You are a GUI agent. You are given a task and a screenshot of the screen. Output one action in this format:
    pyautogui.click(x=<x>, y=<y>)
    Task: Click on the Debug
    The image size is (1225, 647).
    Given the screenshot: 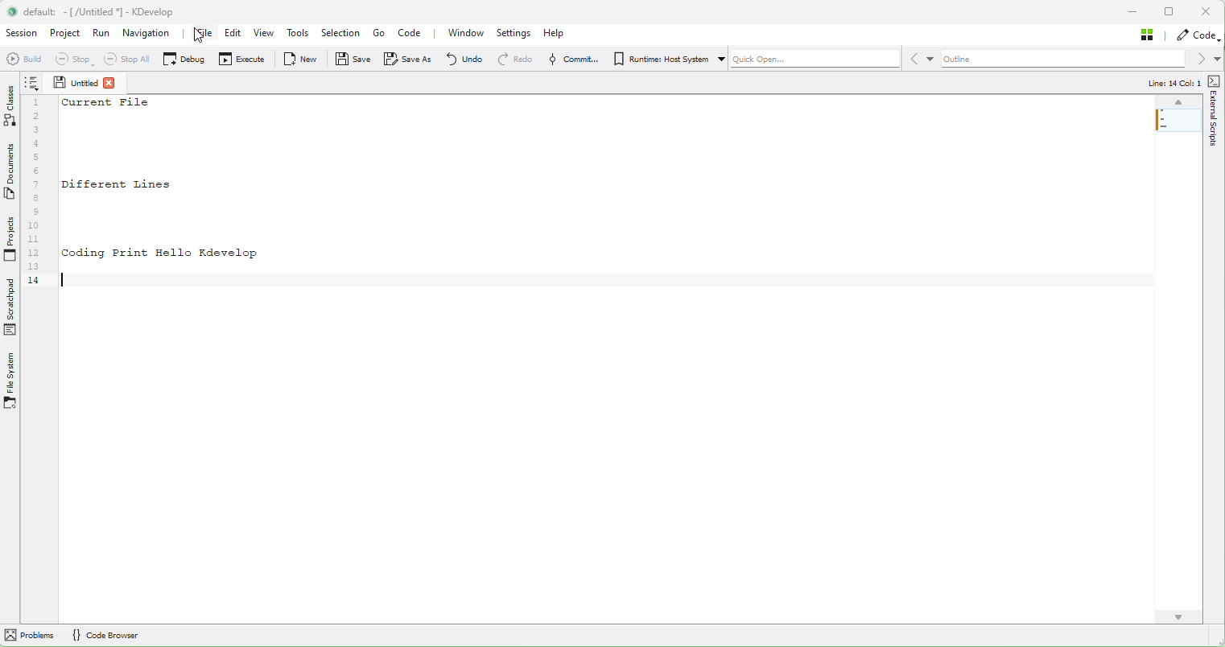 What is the action you would take?
    pyautogui.click(x=181, y=60)
    